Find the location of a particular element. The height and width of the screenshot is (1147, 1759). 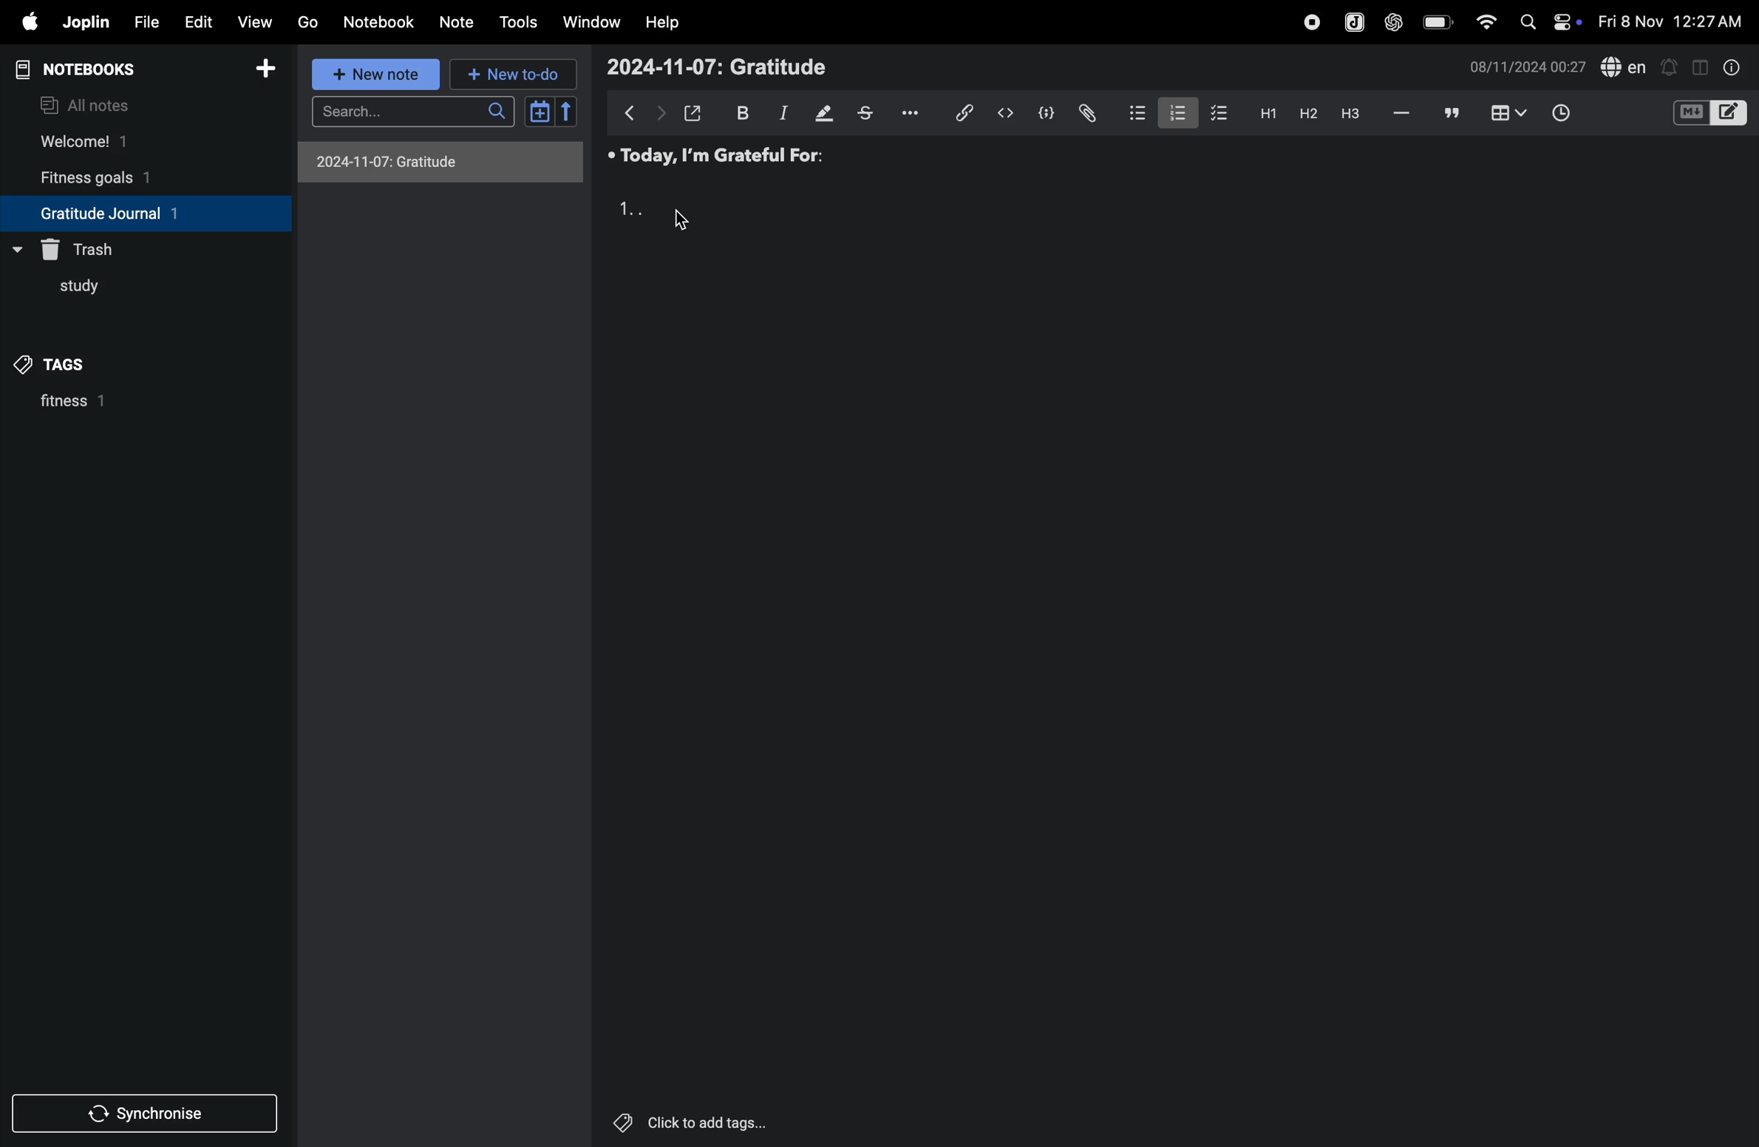

help is located at coordinates (663, 24).